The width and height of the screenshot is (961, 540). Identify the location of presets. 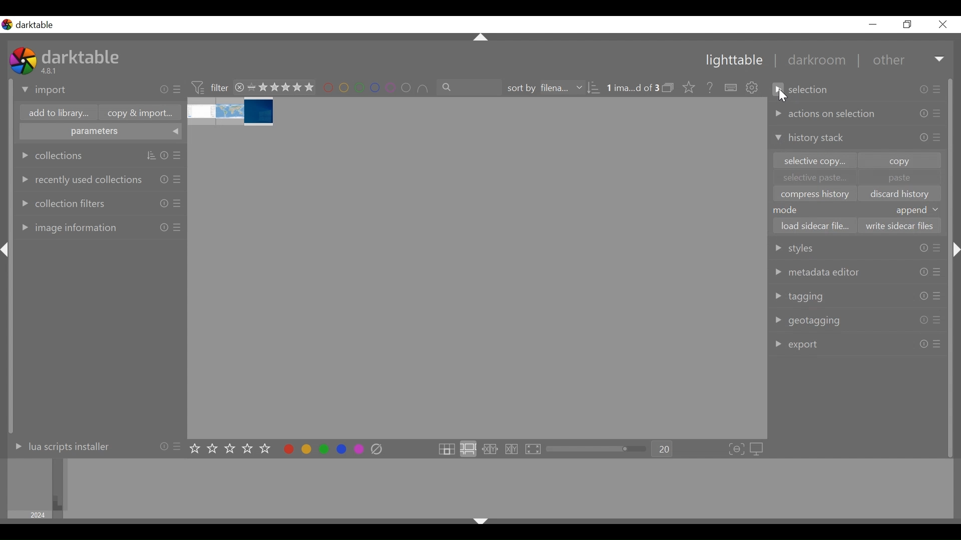
(179, 445).